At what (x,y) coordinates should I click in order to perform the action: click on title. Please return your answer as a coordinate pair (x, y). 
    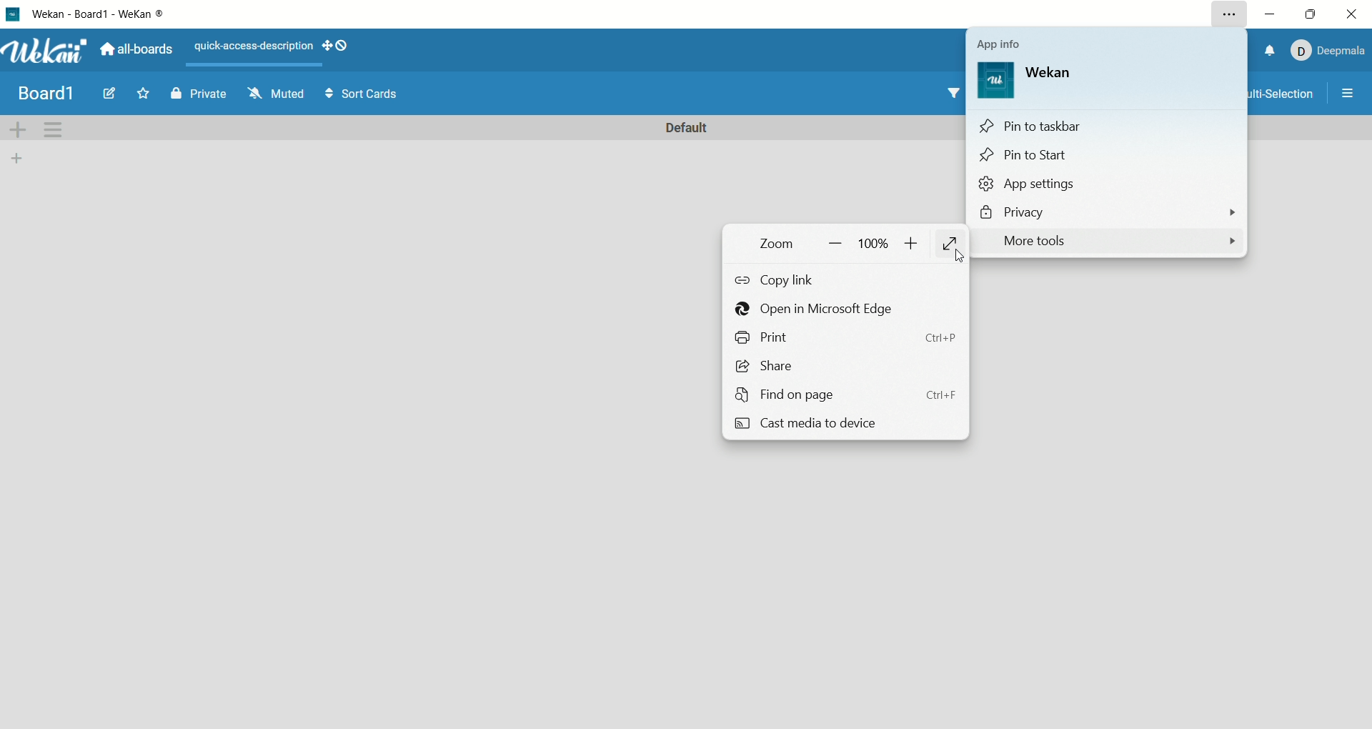
    Looking at the image, I should click on (46, 93).